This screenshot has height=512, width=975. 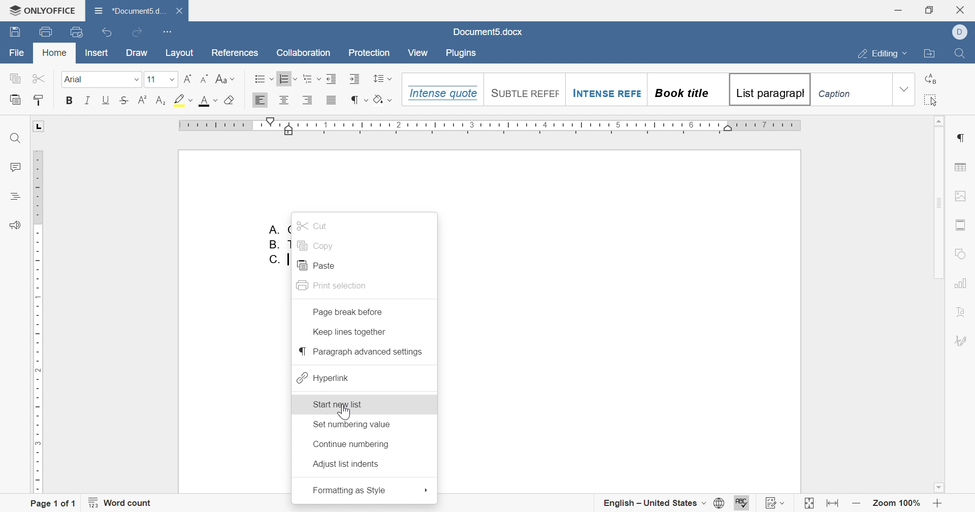 I want to click on Align Center, so click(x=284, y=100).